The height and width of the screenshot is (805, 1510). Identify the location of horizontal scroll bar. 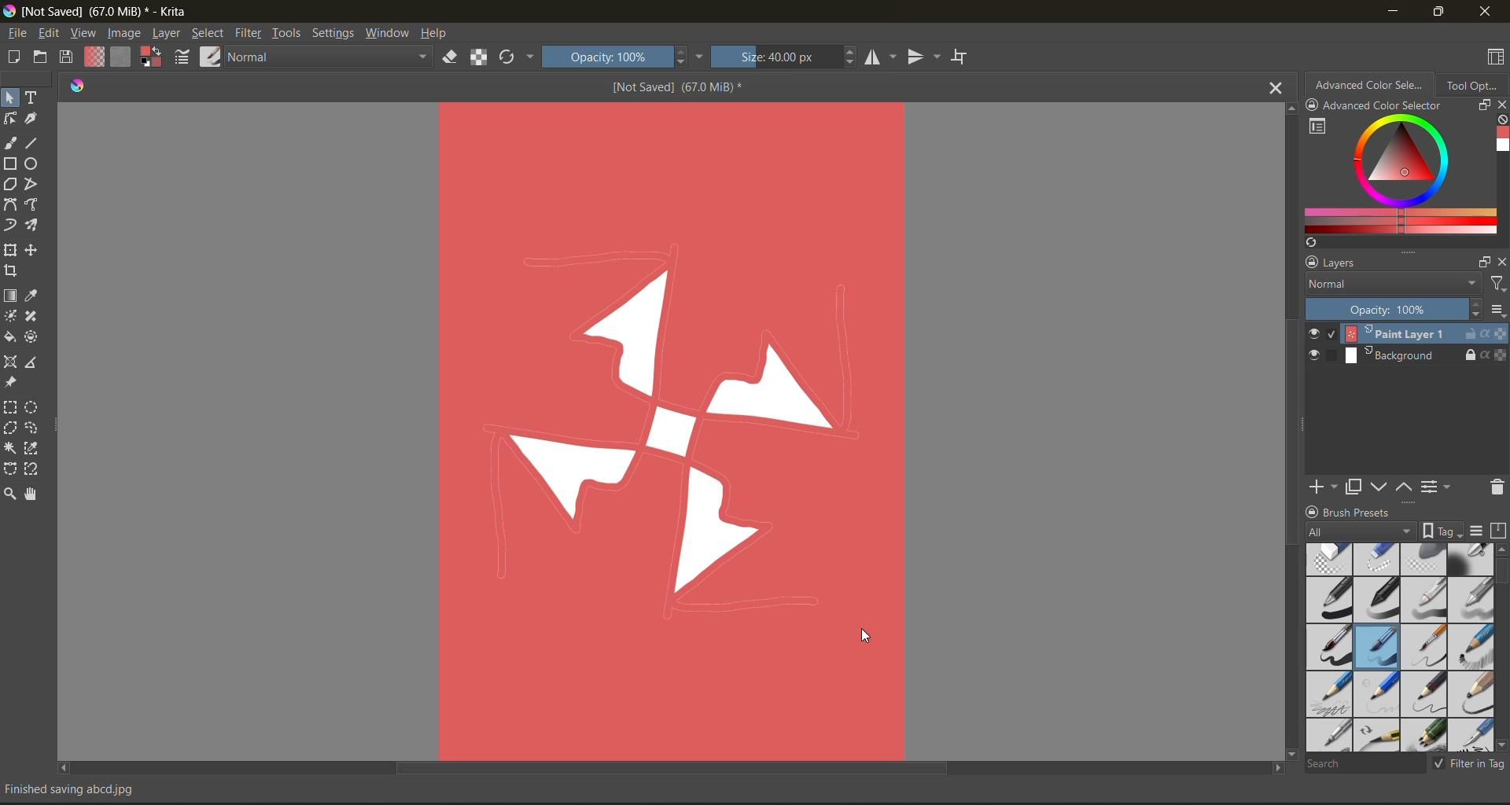
(675, 767).